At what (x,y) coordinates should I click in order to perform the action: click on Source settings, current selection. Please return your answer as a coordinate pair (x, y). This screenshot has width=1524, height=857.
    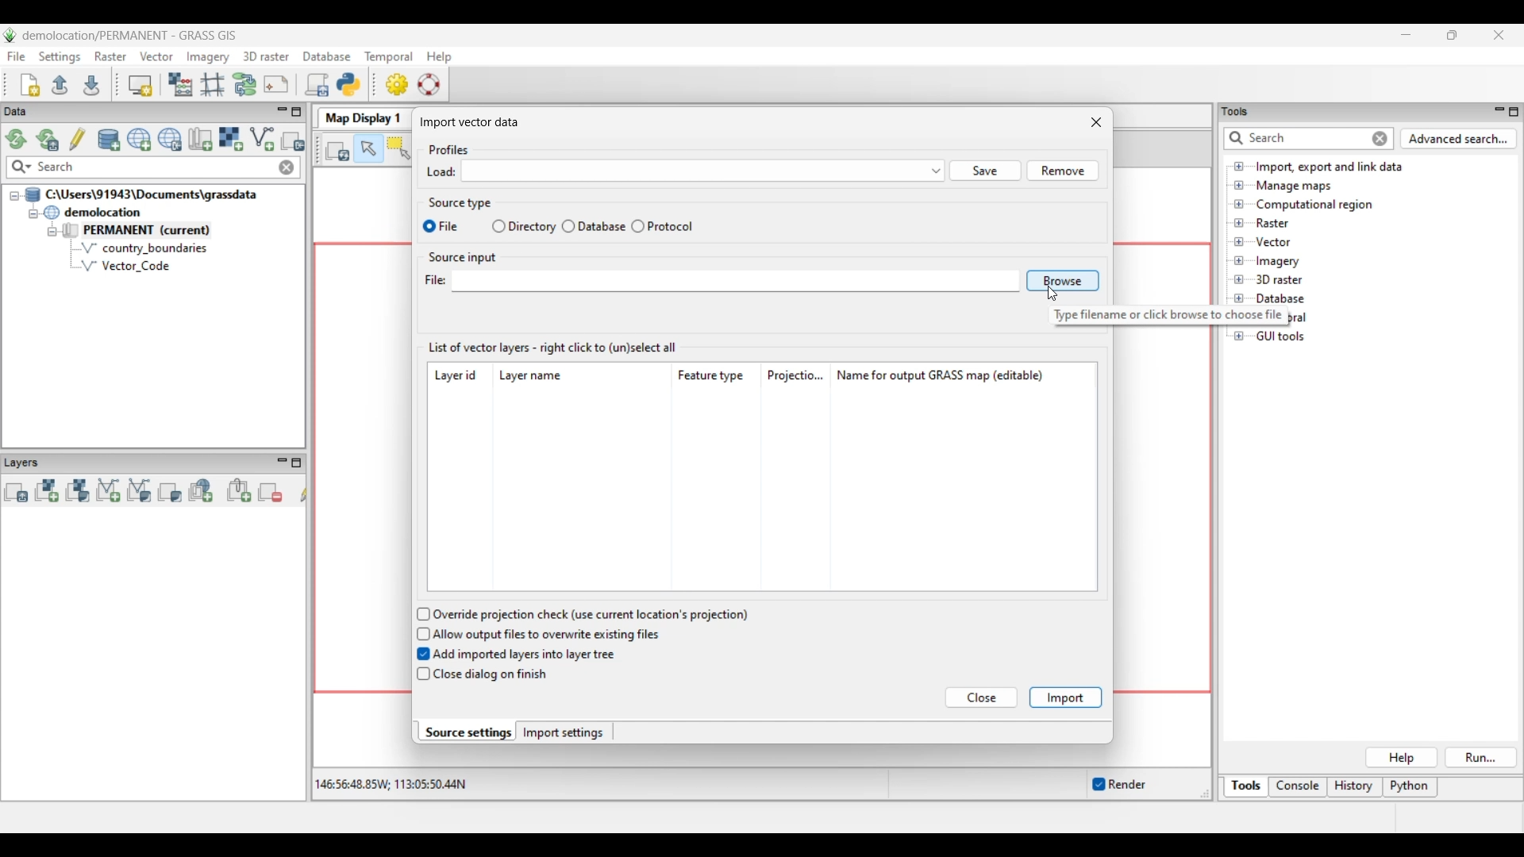
    Looking at the image, I should click on (465, 732).